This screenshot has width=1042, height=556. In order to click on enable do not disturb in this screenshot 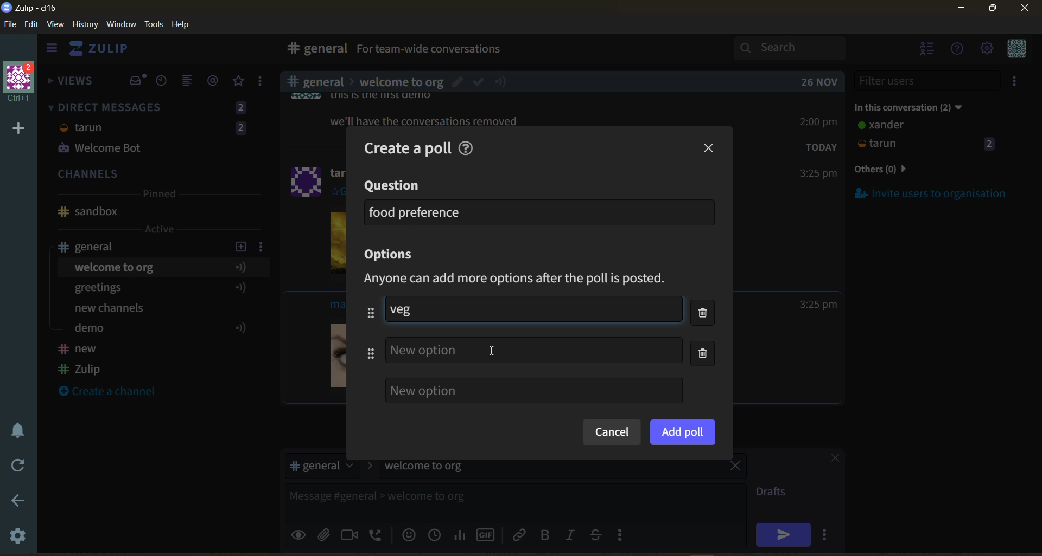, I will do `click(15, 429)`.